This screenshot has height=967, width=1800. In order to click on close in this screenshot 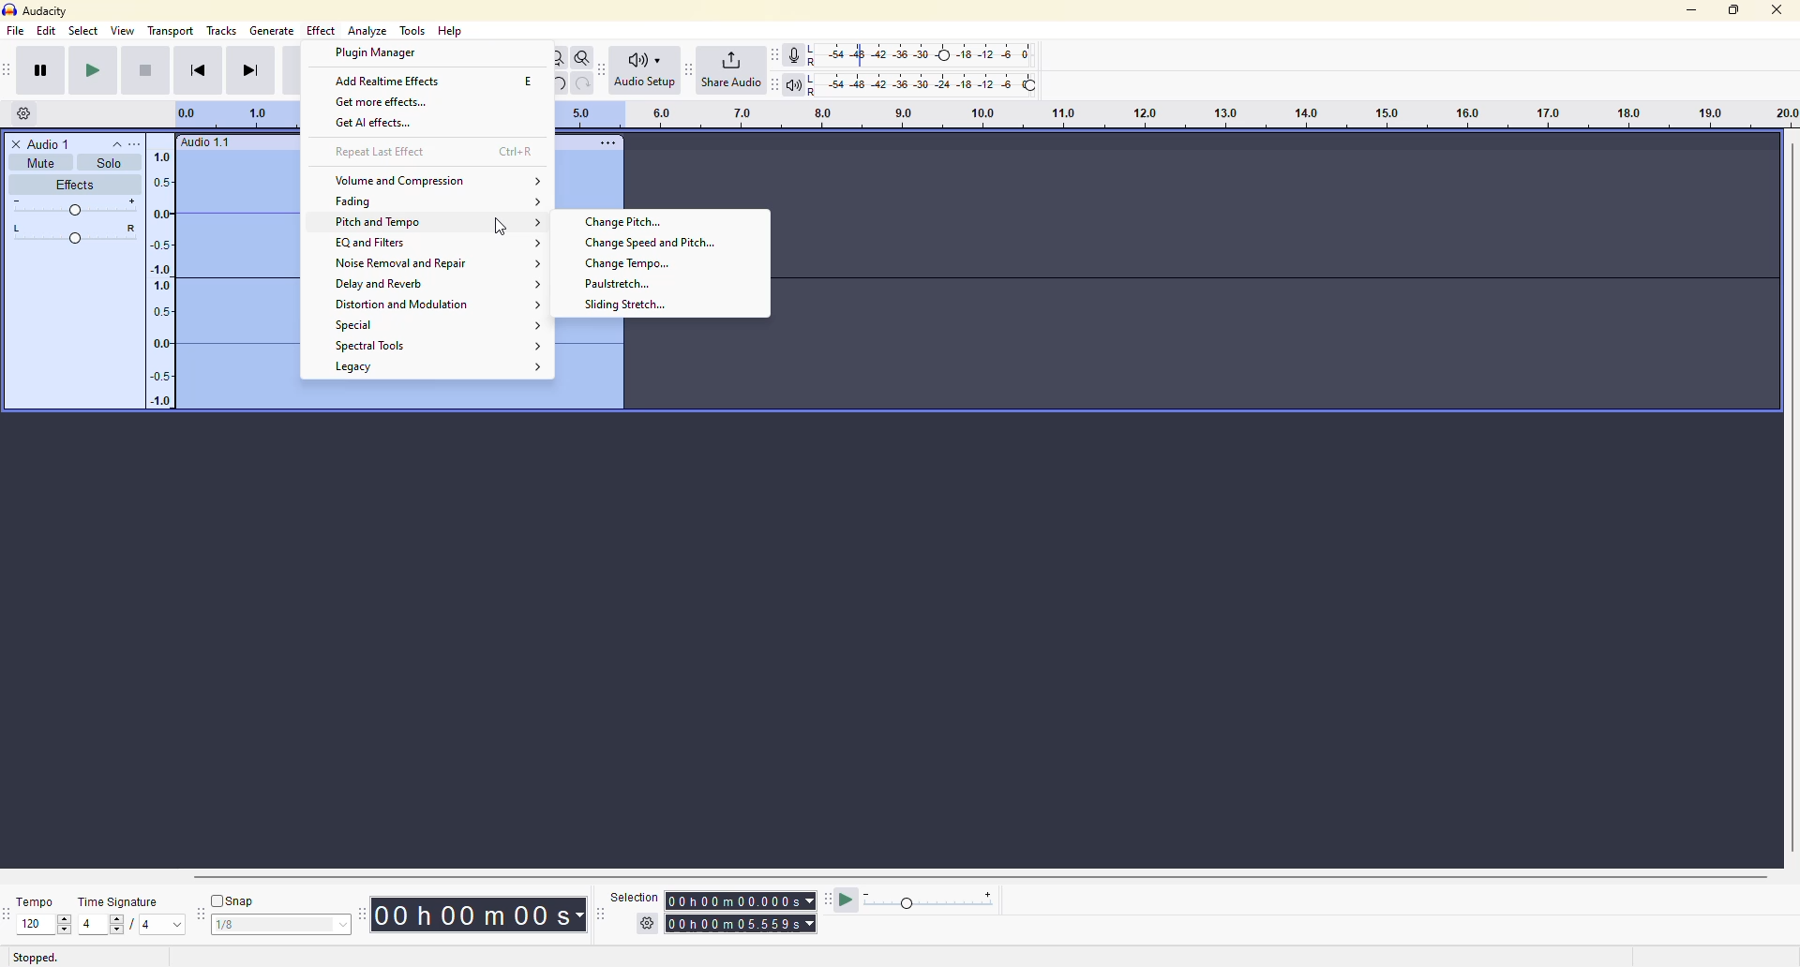, I will do `click(1778, 9)`.